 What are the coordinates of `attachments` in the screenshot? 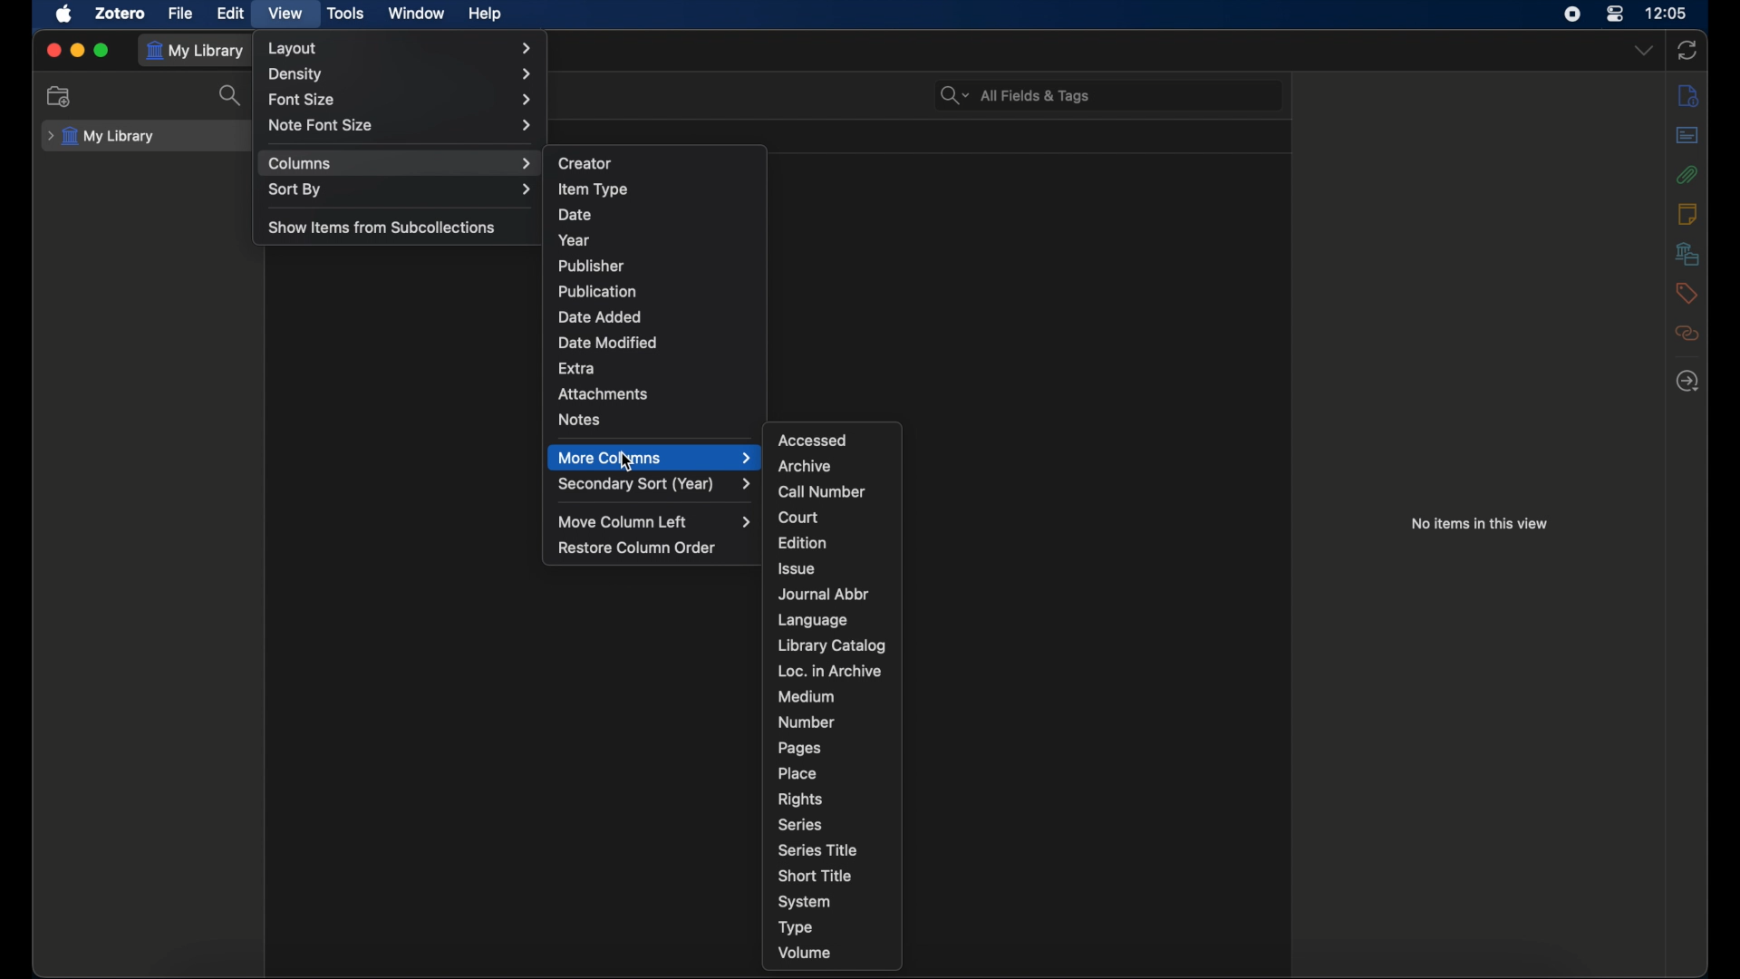 It's located at (602, 393).